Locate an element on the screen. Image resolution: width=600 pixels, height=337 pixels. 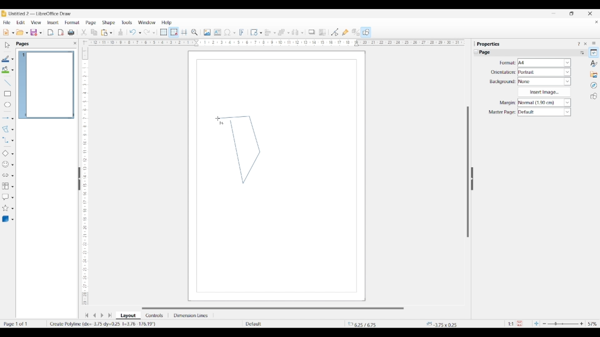
Insert line is located at coordinates (7, 82).